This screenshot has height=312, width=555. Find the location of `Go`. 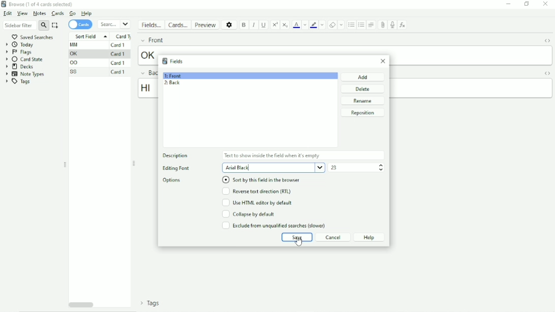

Go is located at coordinates (73, 13).